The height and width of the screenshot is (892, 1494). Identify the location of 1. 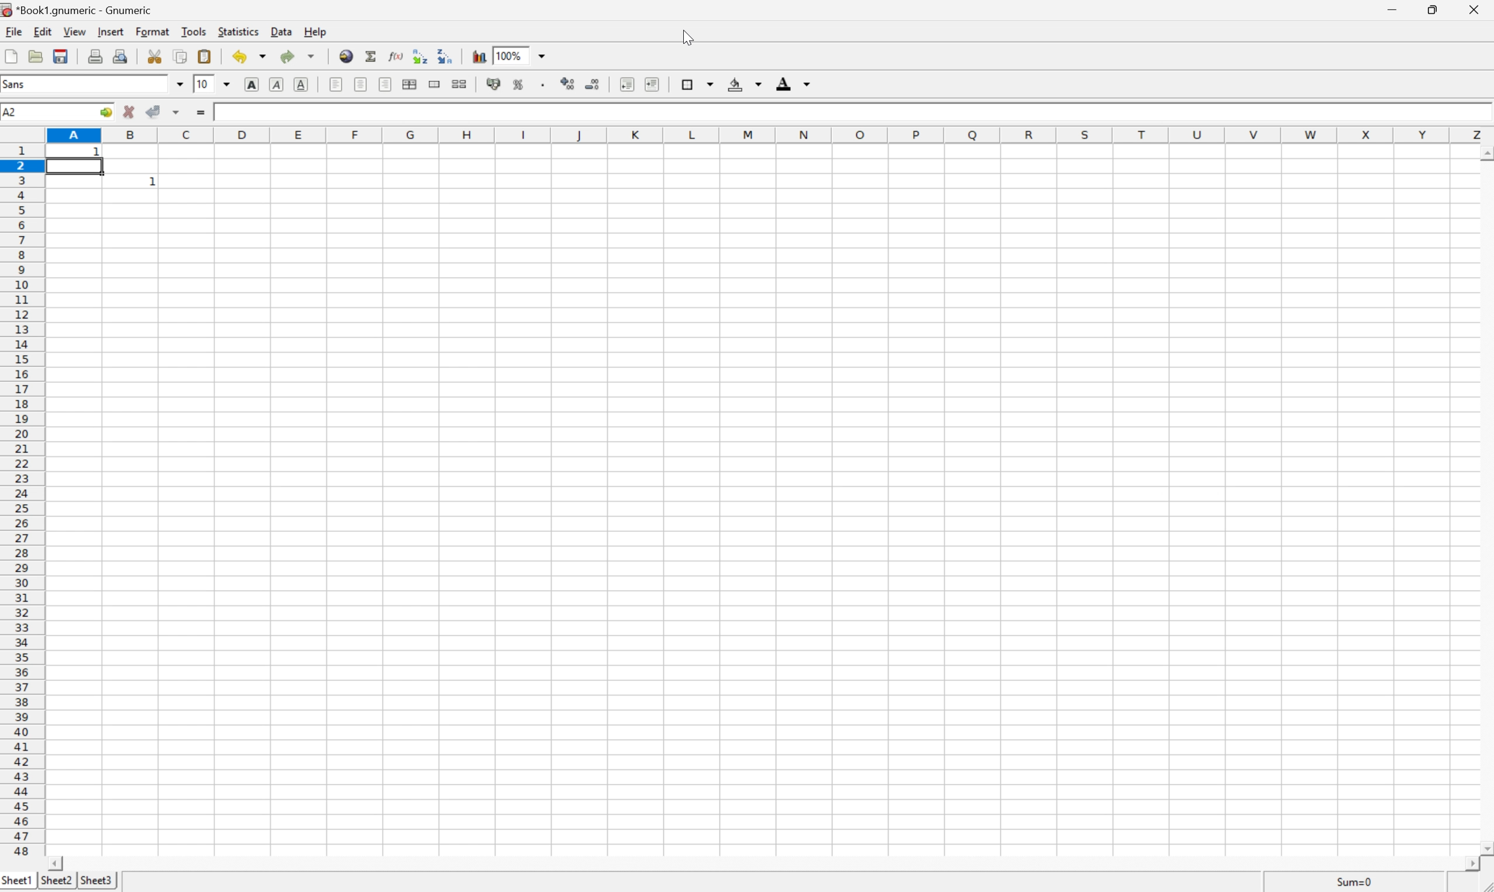
(153, 183).